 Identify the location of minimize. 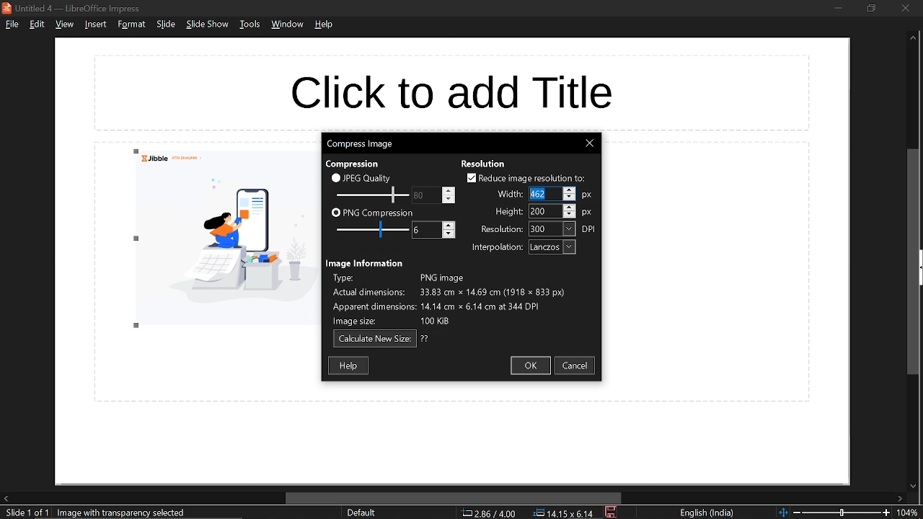
(838, 7).